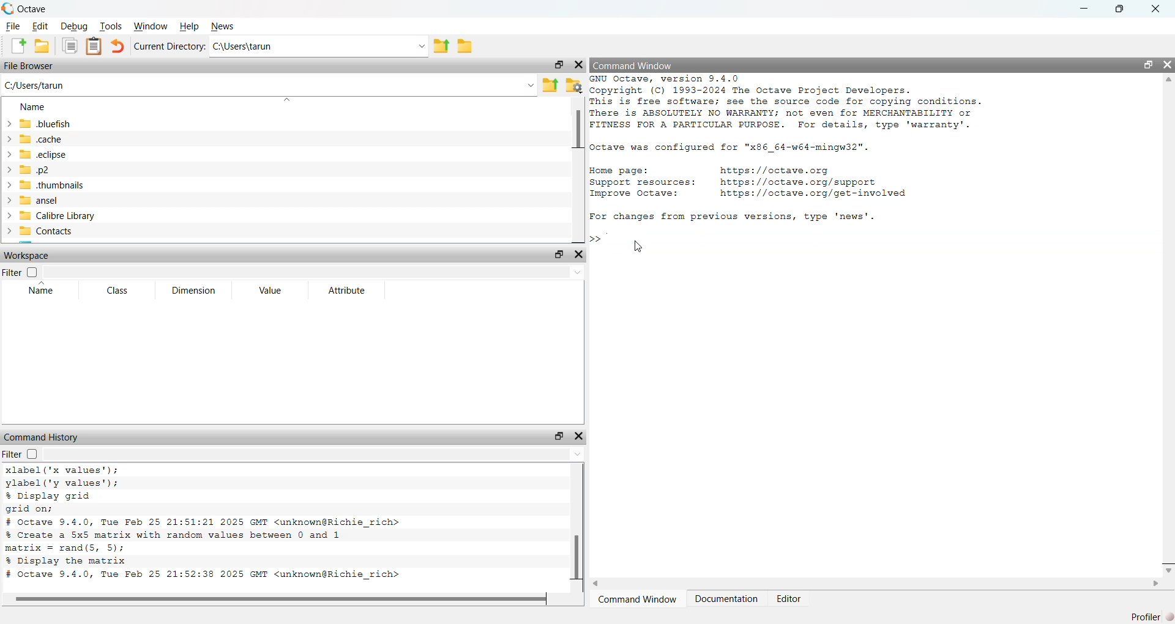  I want to click on ansel, so click(43, 201).